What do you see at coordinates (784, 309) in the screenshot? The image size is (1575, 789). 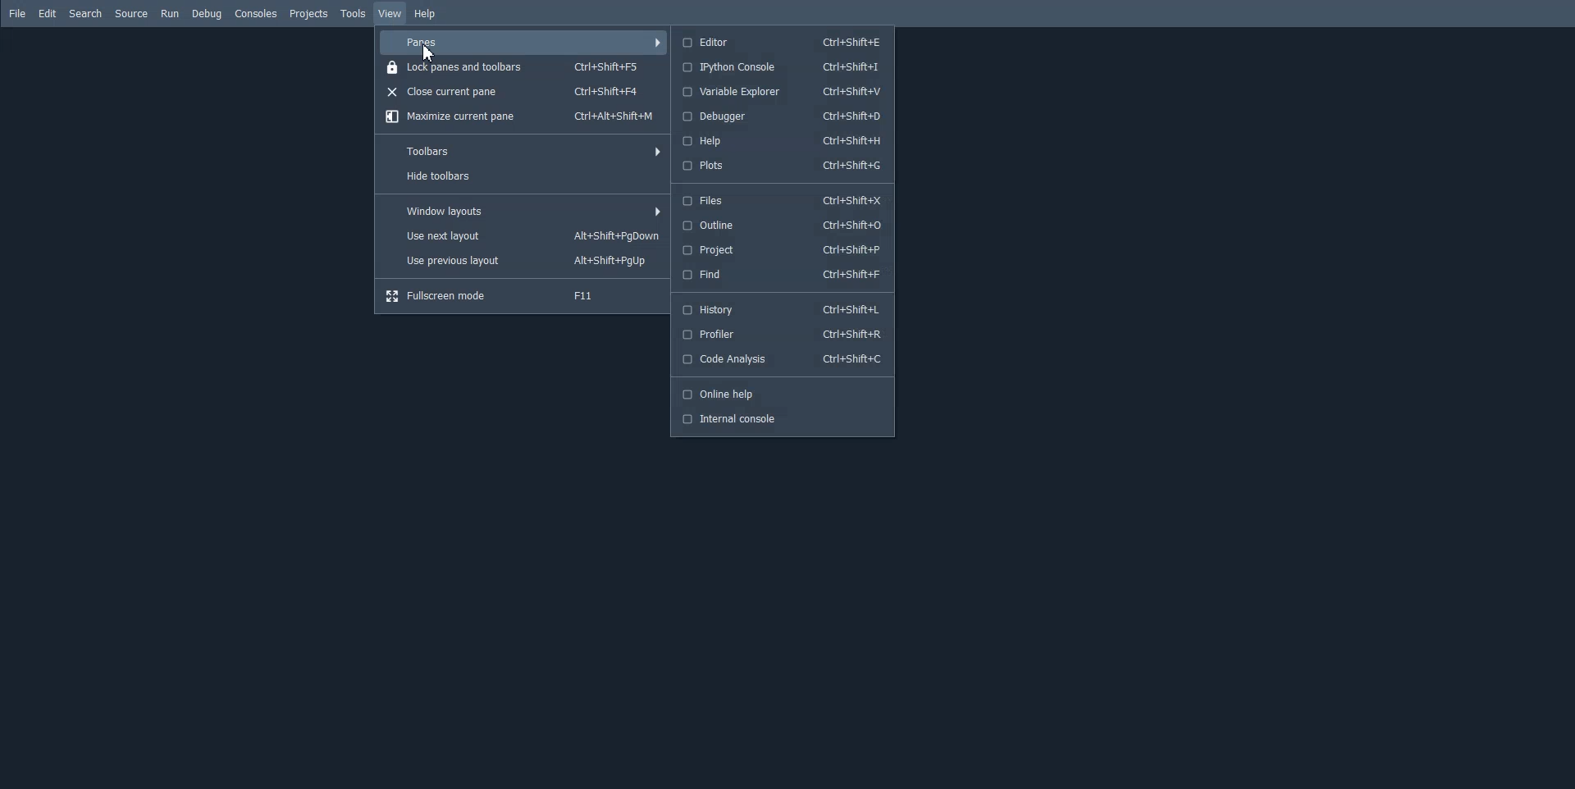 I see `History` at bounding box center [784, 309].